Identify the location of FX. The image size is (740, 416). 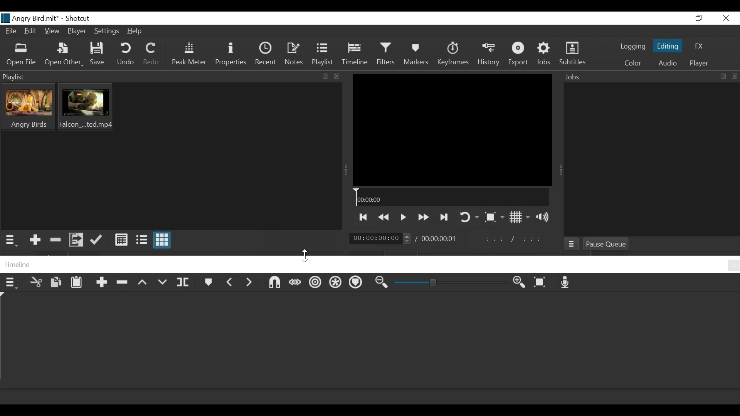
(698, 46).